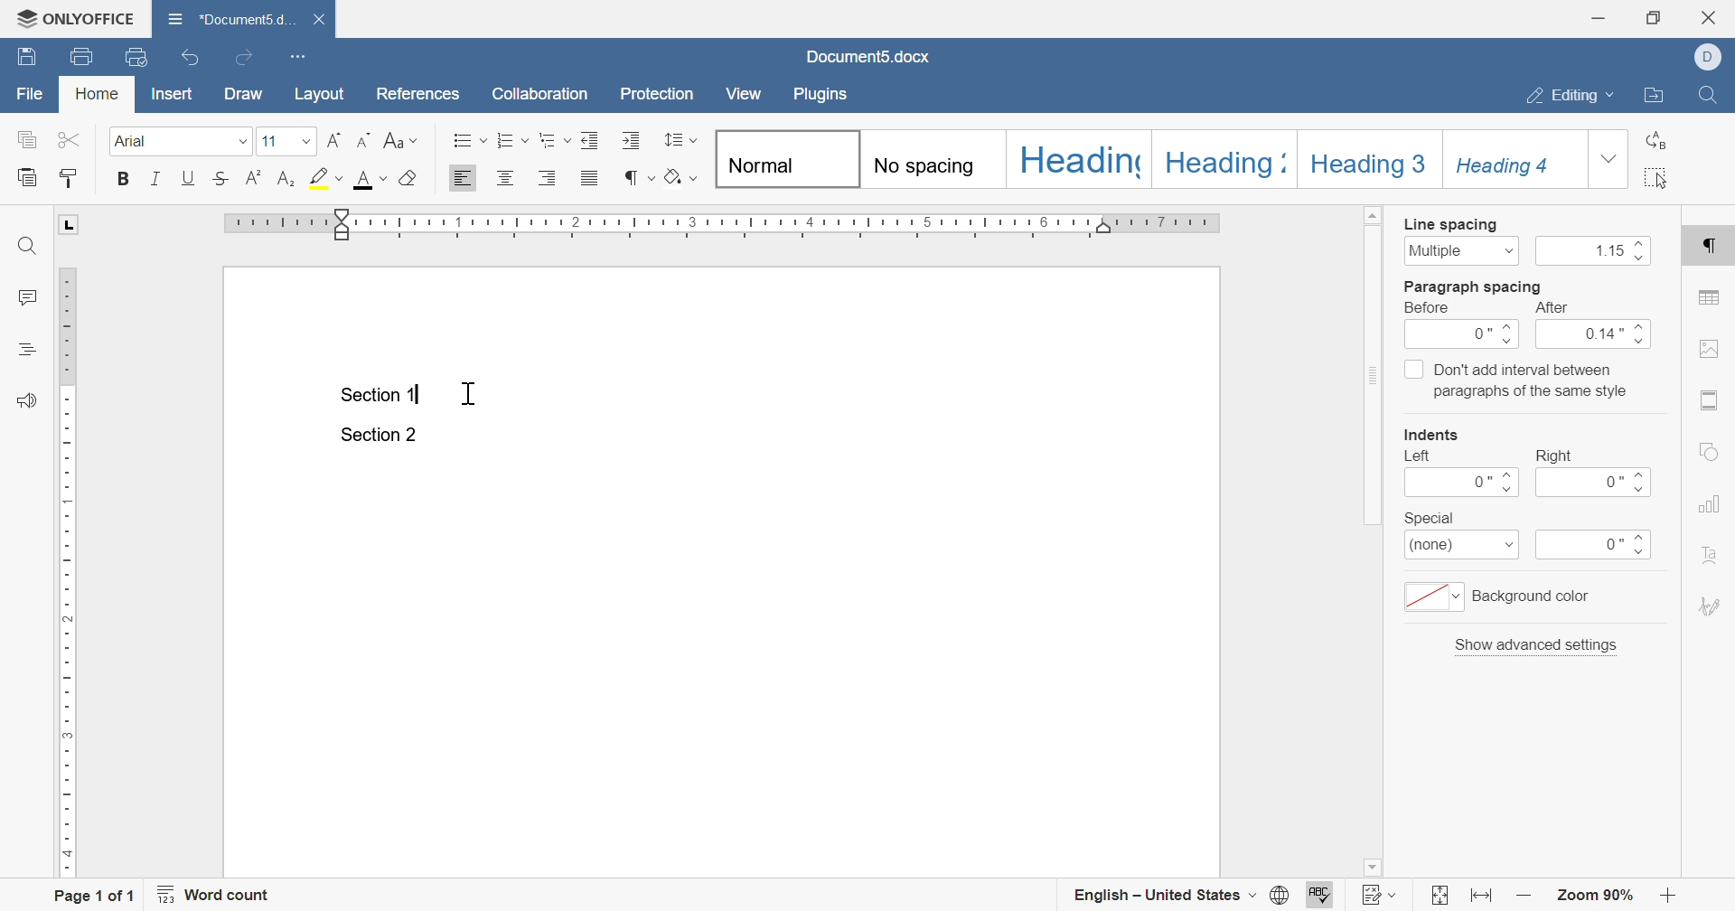 The width and height of the screenshot is (1735, 911). Describe the element at coordinates (27, 175) in the screenshot. I see `paste` at that location.